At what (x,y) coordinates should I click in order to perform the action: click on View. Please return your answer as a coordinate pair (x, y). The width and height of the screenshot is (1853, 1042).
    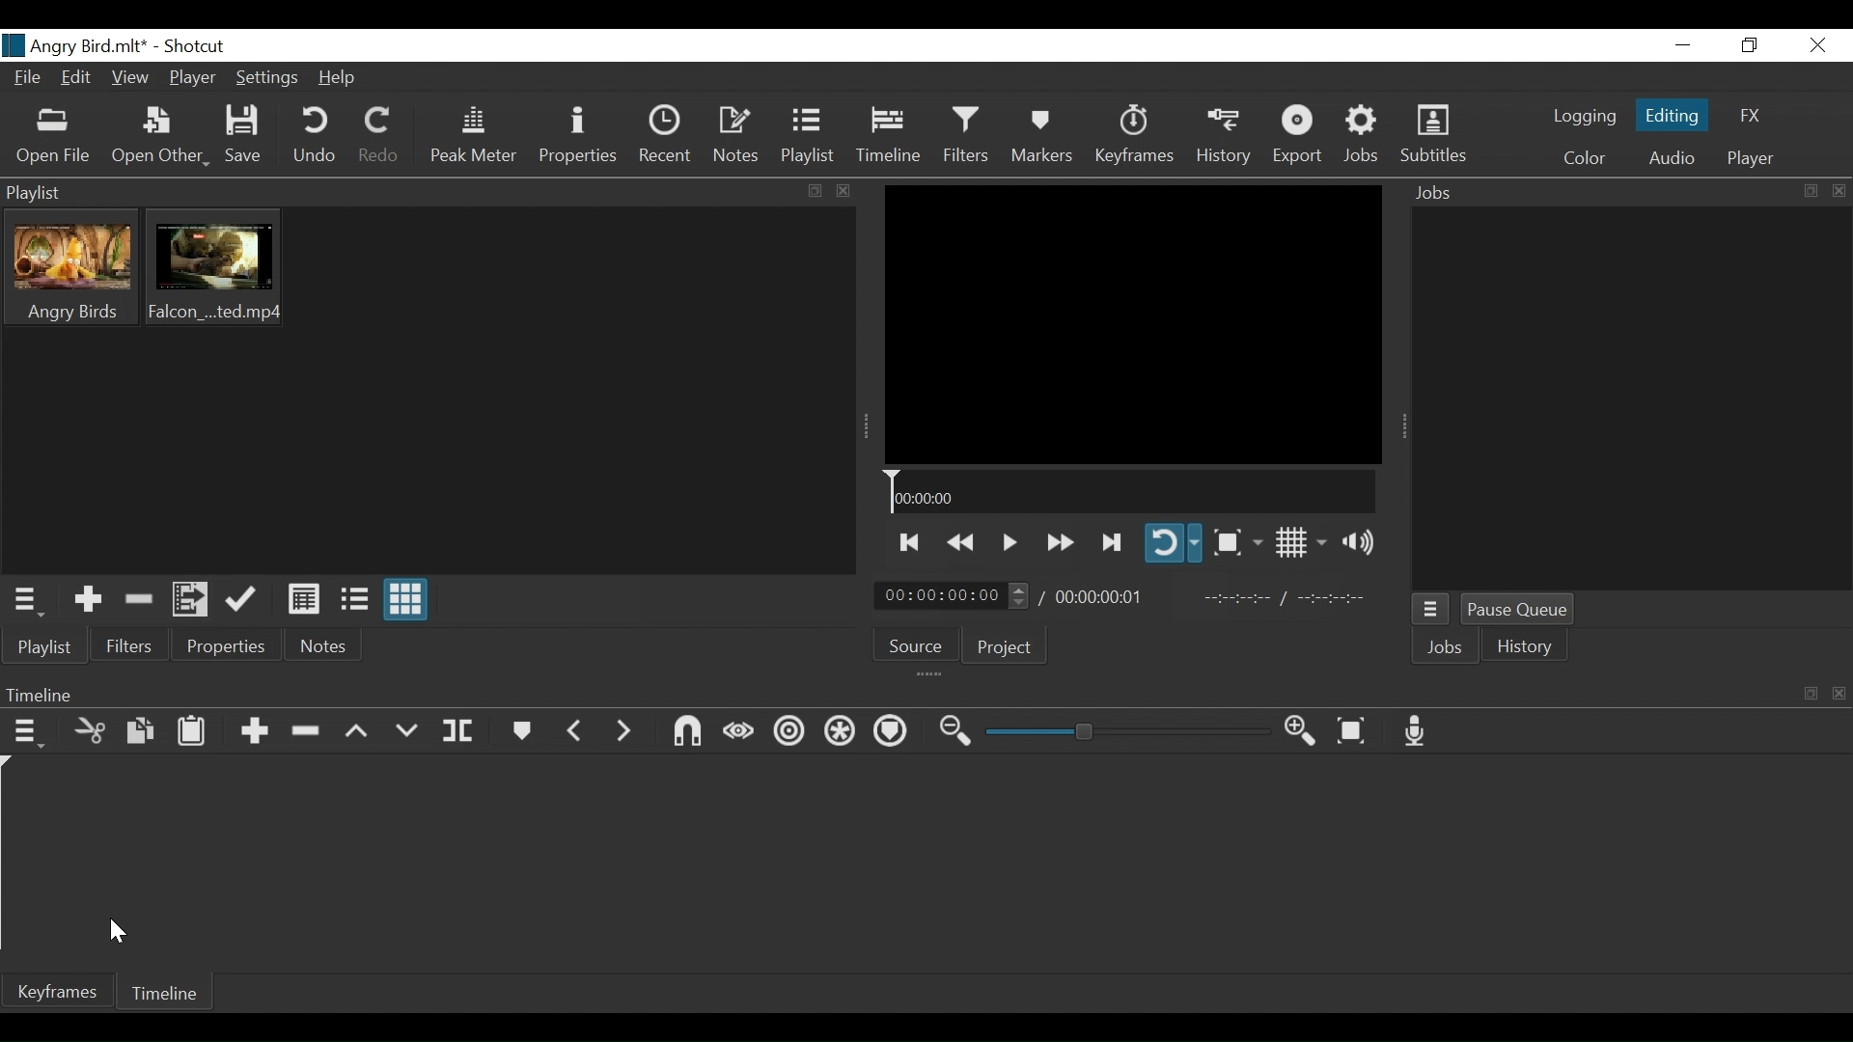
    Looking at the image, I should click on (130, 77).